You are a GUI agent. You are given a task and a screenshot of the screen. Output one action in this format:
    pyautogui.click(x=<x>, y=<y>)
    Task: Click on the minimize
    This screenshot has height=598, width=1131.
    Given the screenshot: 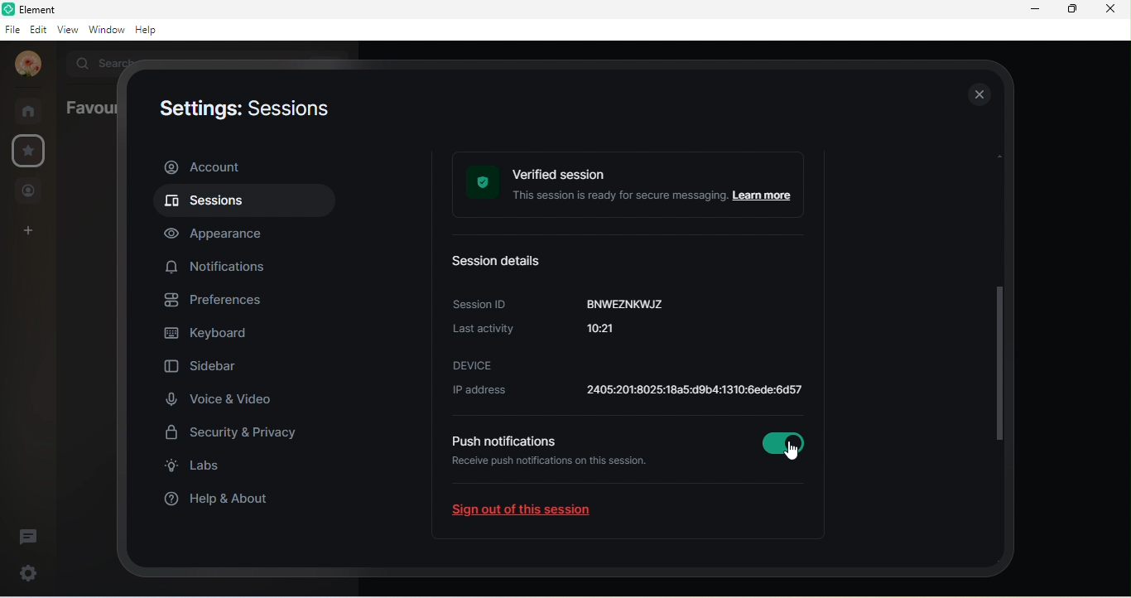 What is the action you would take?
    pyautogui.click(x=1035, y=9)
    